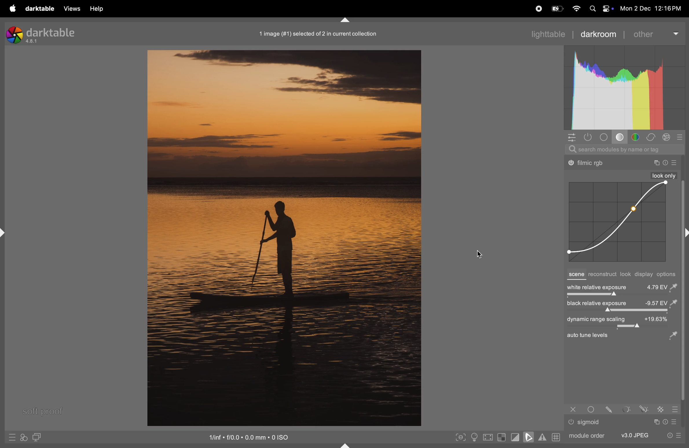 This screenshot has height=448, width=689. Describe the element at coordinates (571, 137) in the screenshot. I see `quick access panel` at that location.